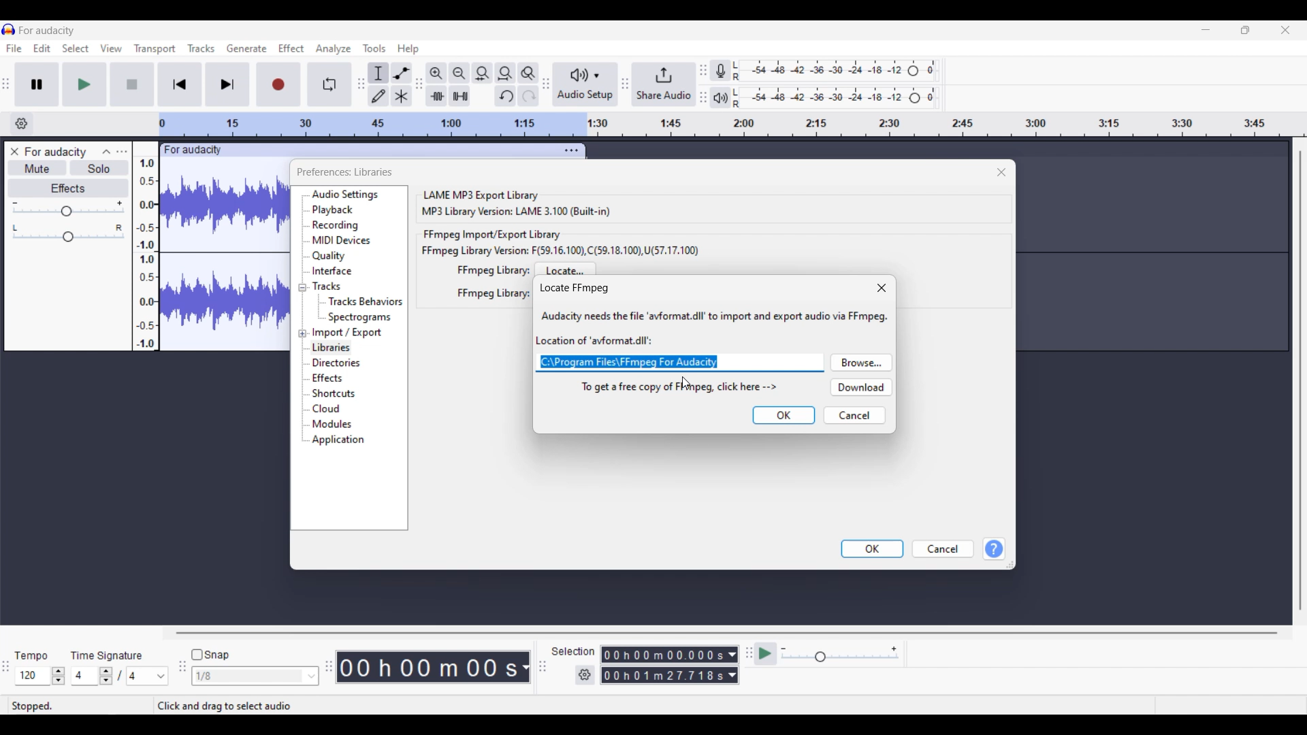  I want to click on time signature, so click(106, 656).